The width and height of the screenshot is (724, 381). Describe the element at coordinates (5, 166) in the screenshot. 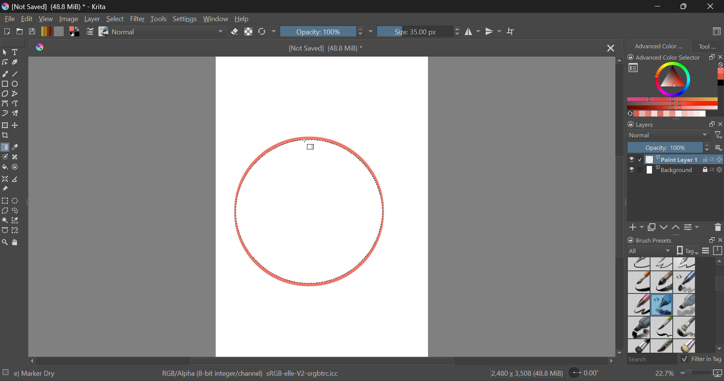

I see `Fill` at that location.